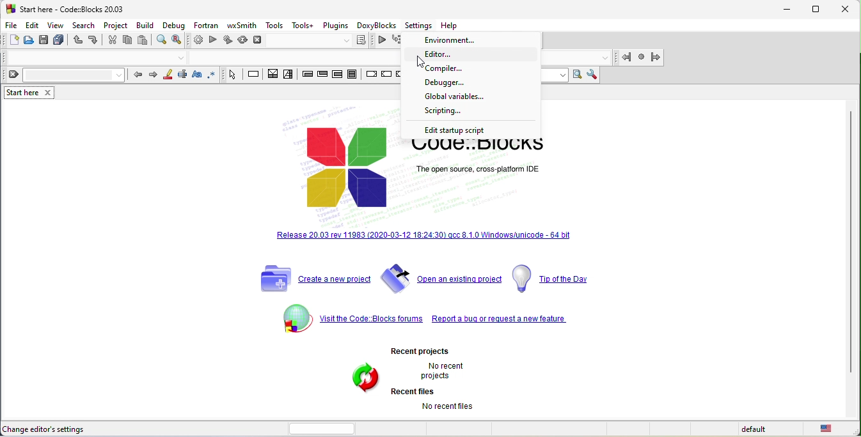 This screenshot has height=437, width=861. I want to click on break, so click(372, 76).